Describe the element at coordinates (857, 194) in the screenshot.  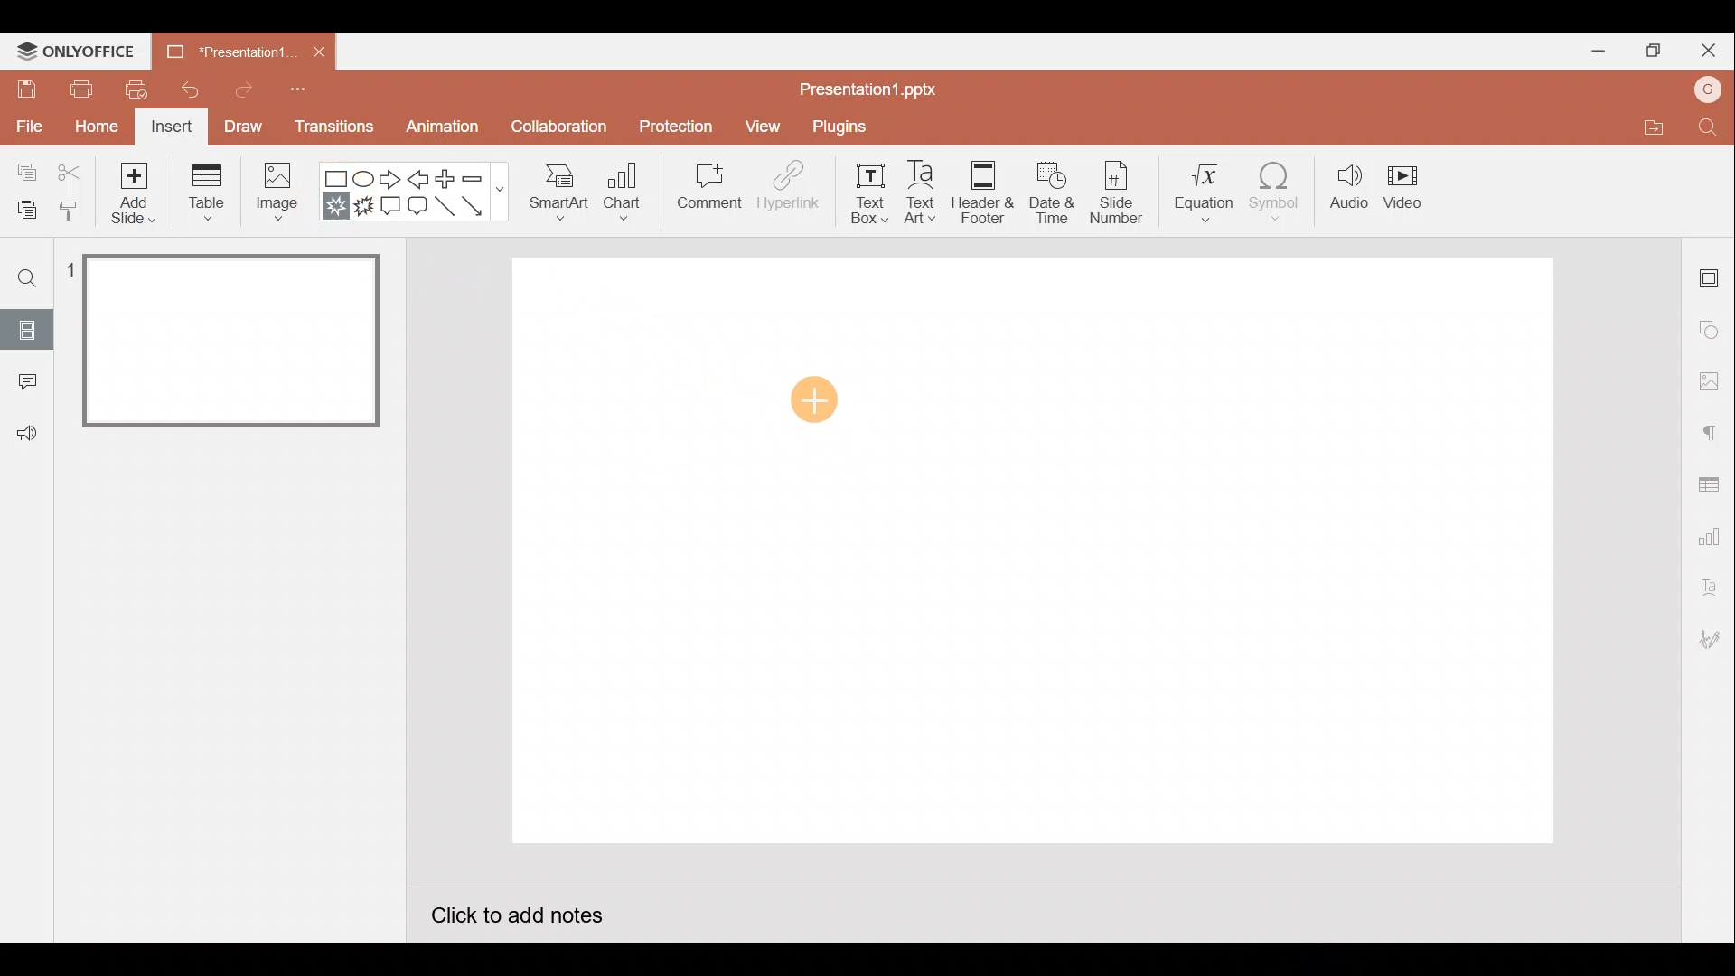
I see `Text box` at that location.